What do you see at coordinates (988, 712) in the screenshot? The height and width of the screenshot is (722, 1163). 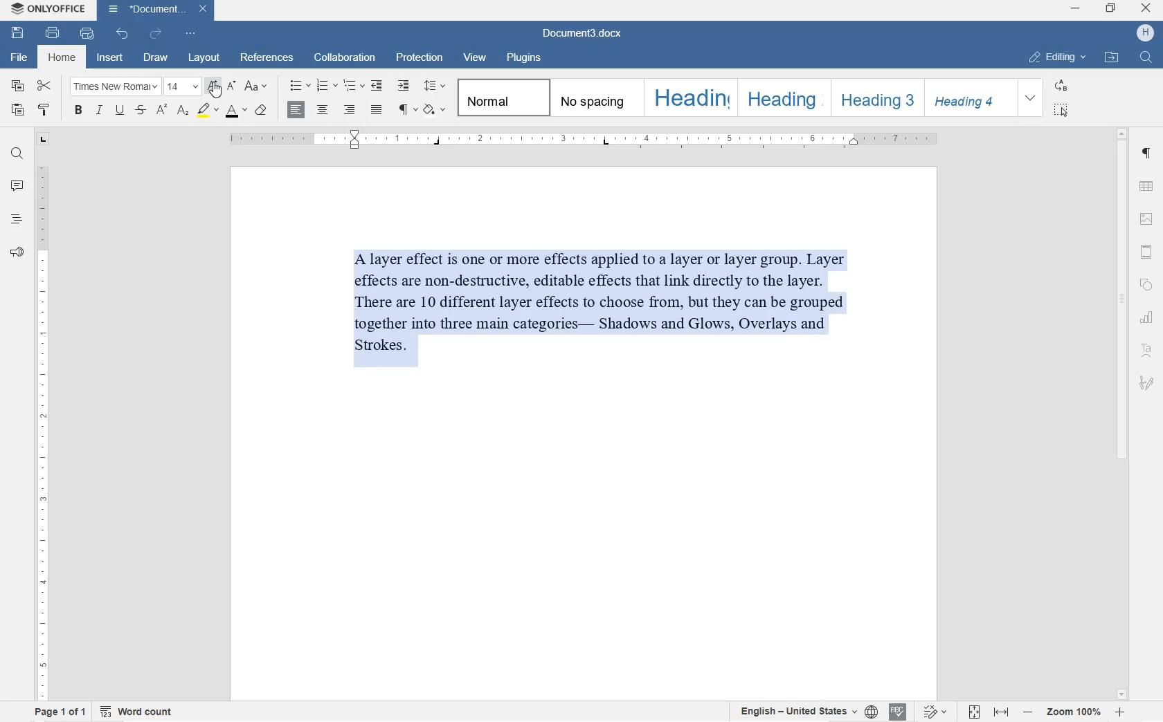 I see `fit to page or width` at bounding box center [988, 712].